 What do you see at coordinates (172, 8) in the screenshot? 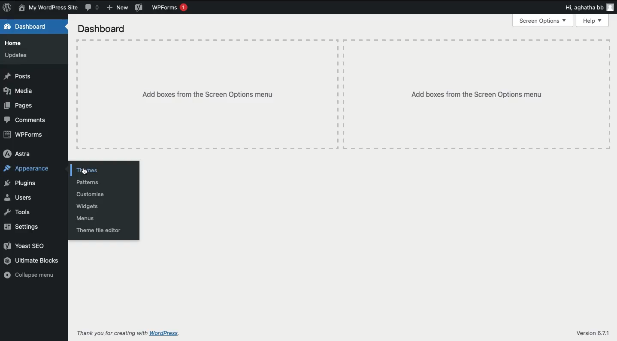
I see `WPForms` at bounding box center [172, 8].